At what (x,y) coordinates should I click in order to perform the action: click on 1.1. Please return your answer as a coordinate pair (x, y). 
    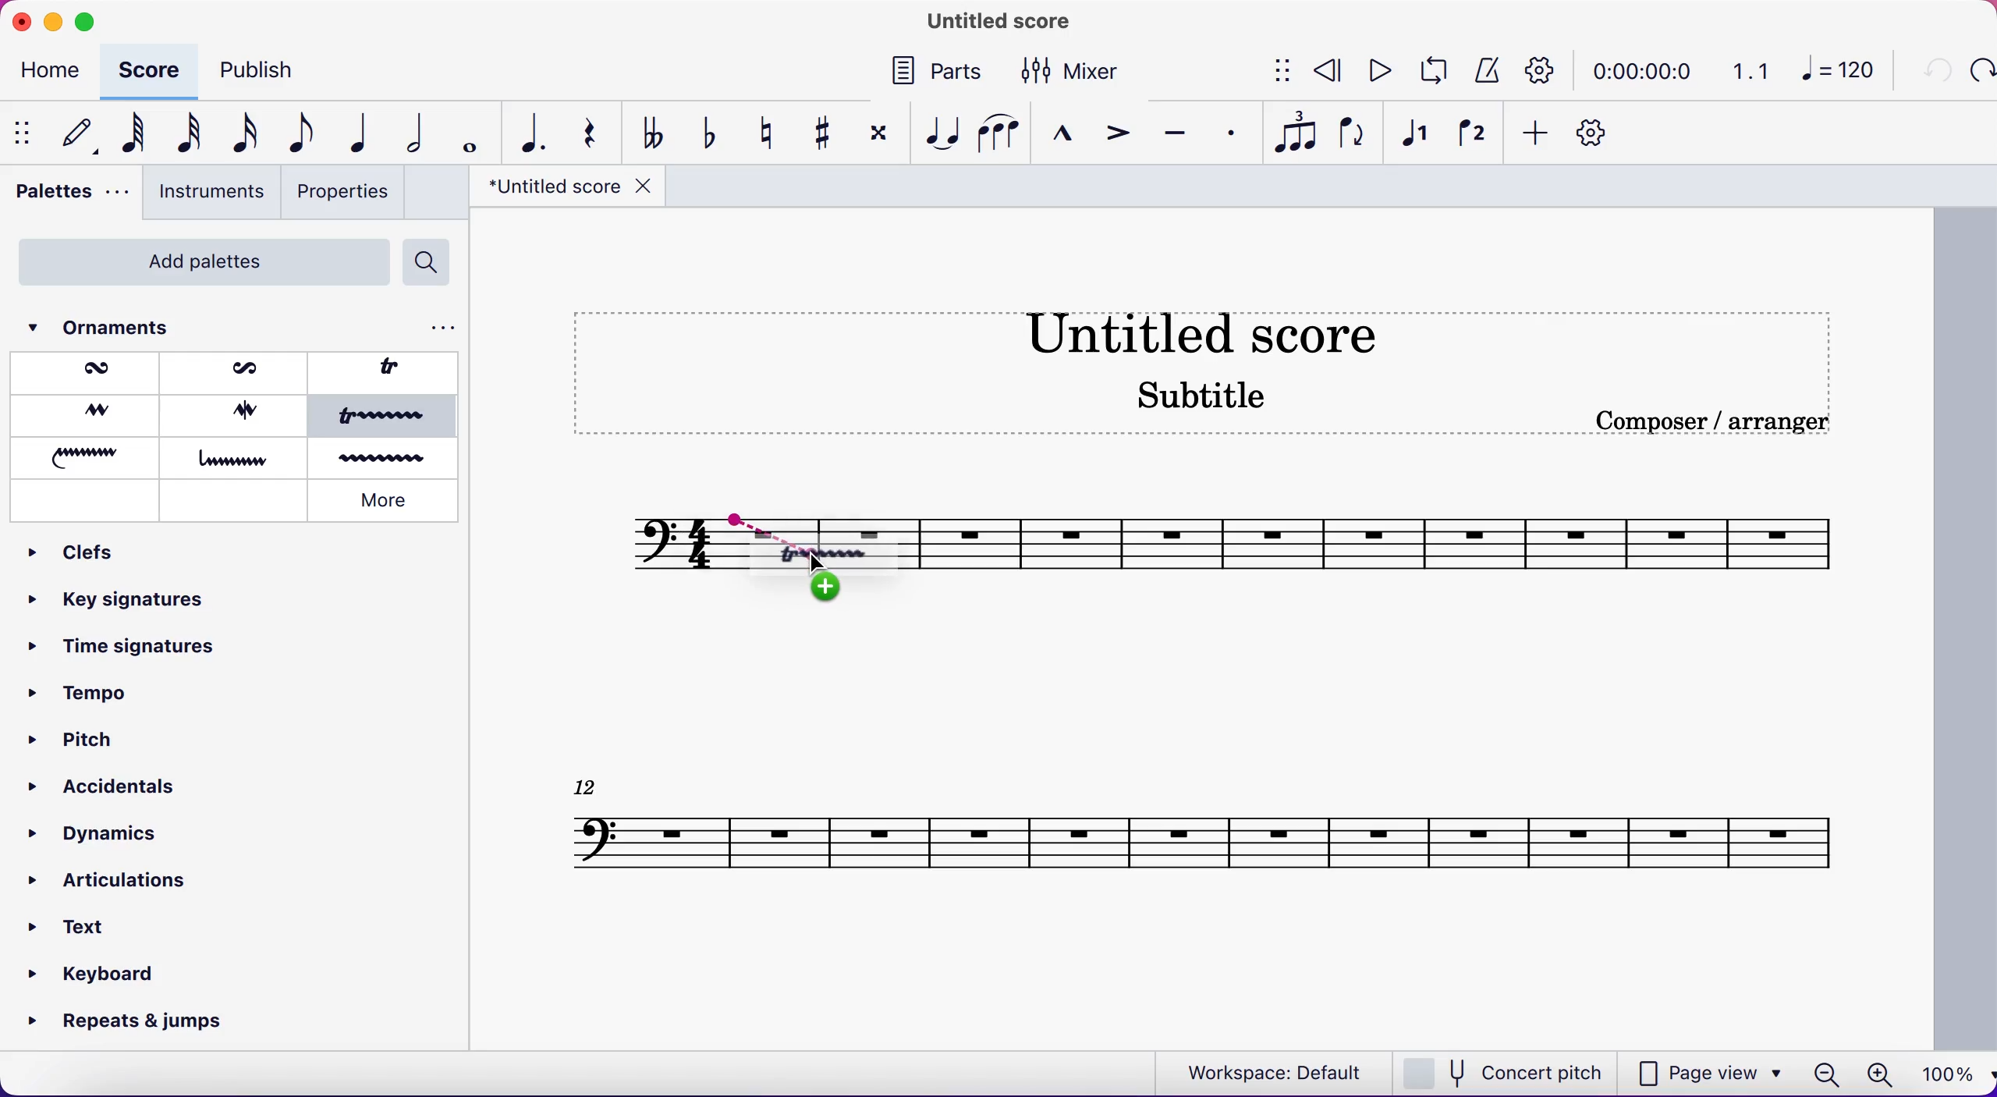
    Looking at the image, I should click on (1752, 70).